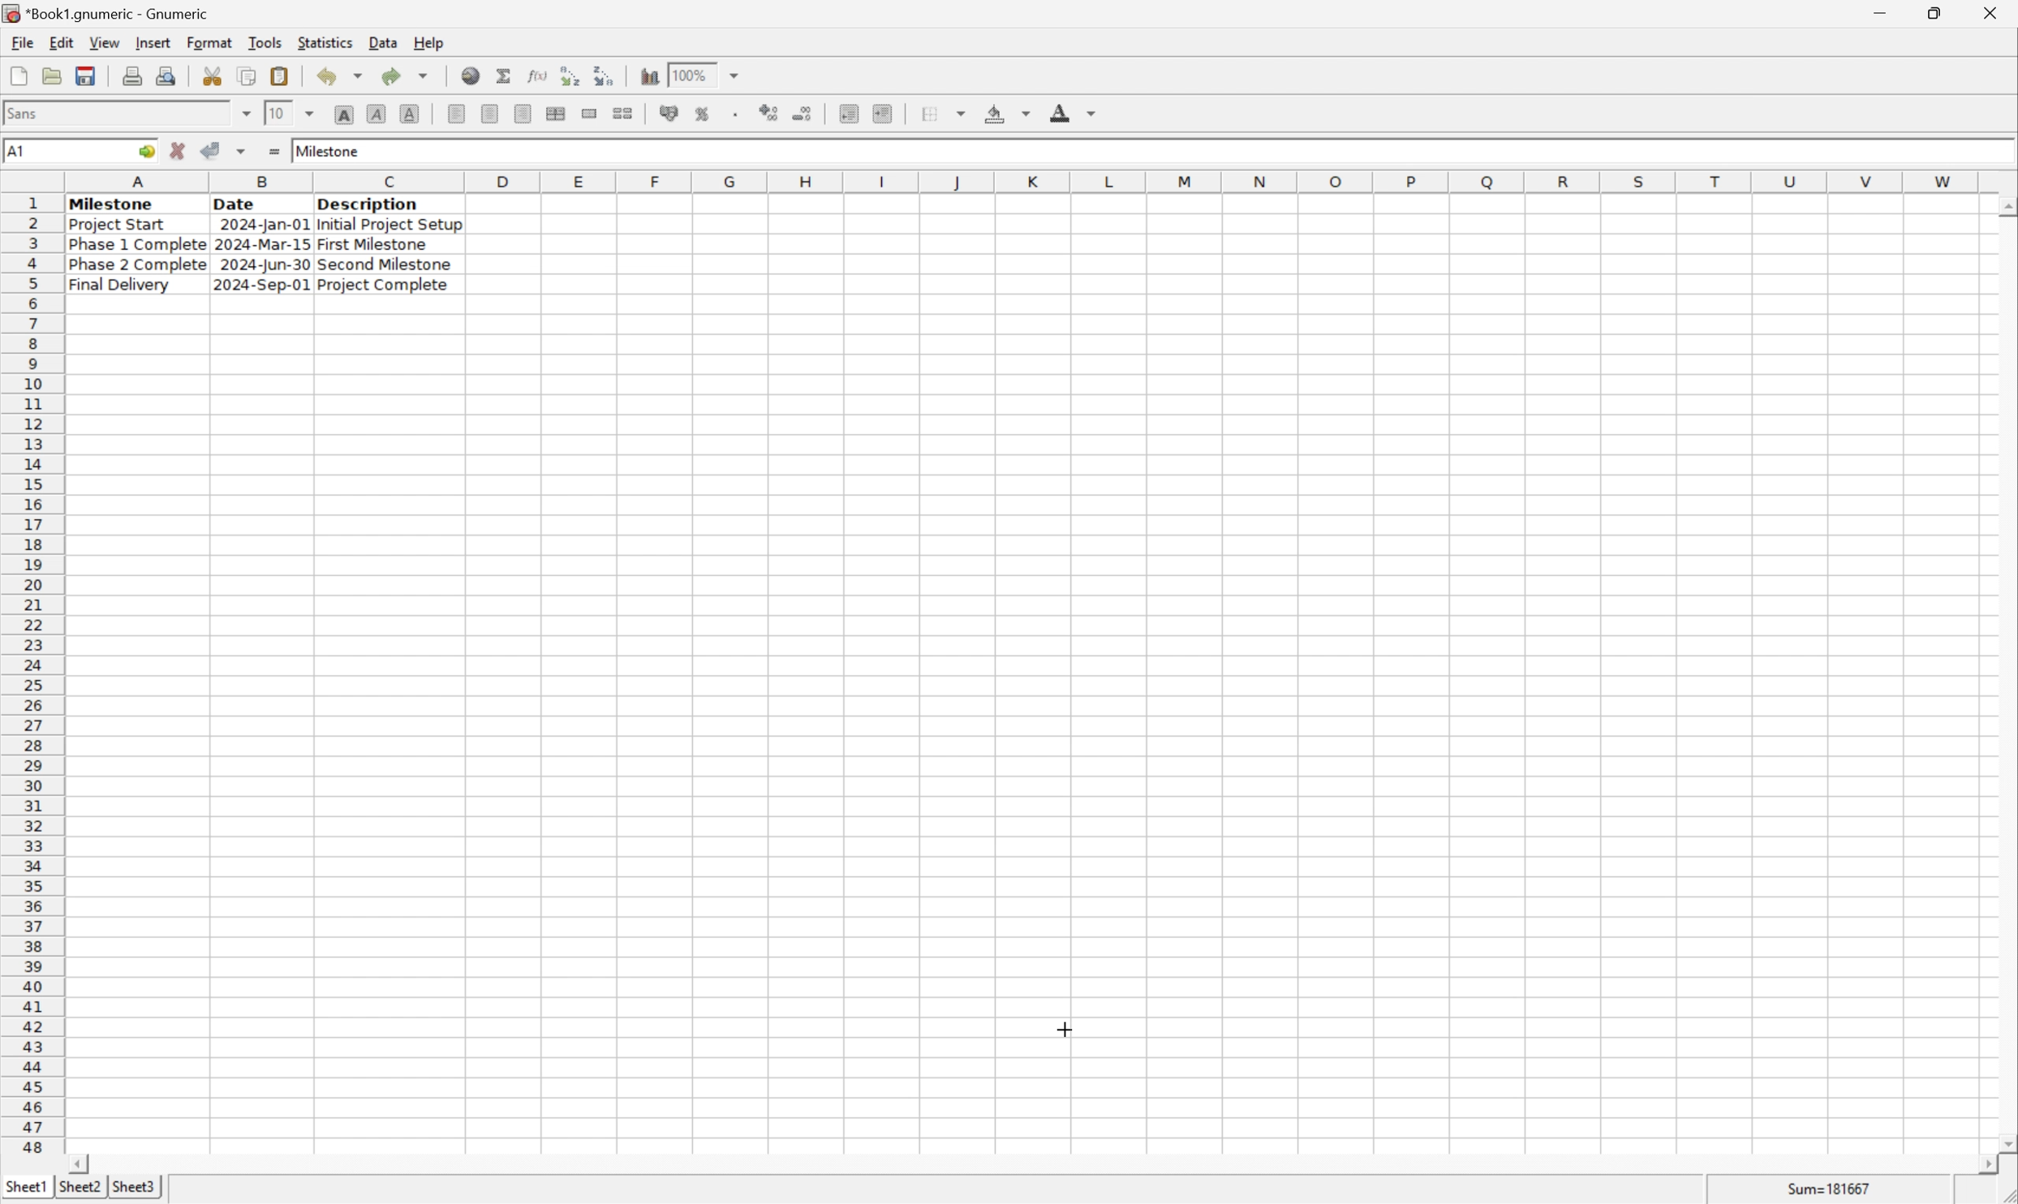 The width and height of the screenshot is (2018, 1204). I want to click on cut, so click(213, 75).